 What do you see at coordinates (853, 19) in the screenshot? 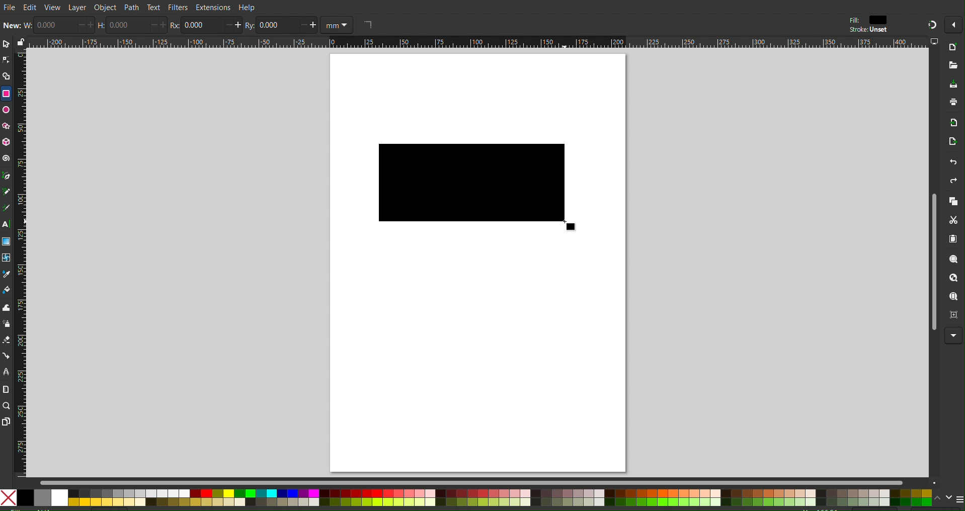
I see `fill:` at bounding box center [853, 19].